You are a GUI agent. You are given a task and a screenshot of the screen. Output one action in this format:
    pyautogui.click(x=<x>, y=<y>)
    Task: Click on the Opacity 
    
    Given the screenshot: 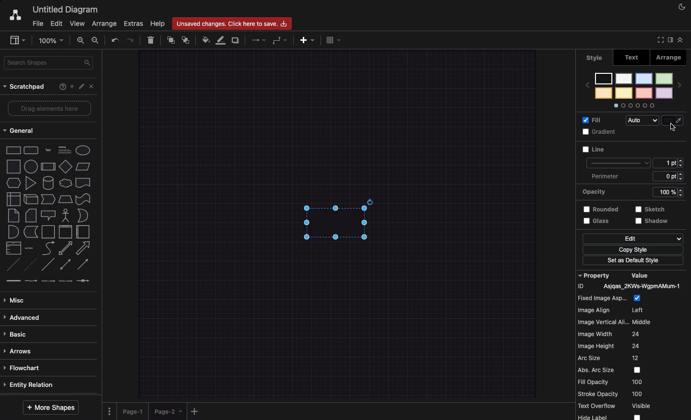 What is the action you would take?
    pyautogui.click(x=635, y=191)
    